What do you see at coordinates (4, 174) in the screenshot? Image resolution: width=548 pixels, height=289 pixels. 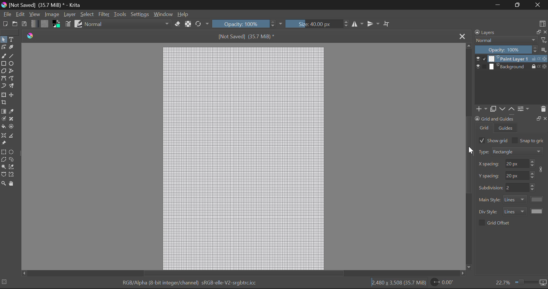 I see `Bezier Curve Selection` at bounding box center [4, 174].